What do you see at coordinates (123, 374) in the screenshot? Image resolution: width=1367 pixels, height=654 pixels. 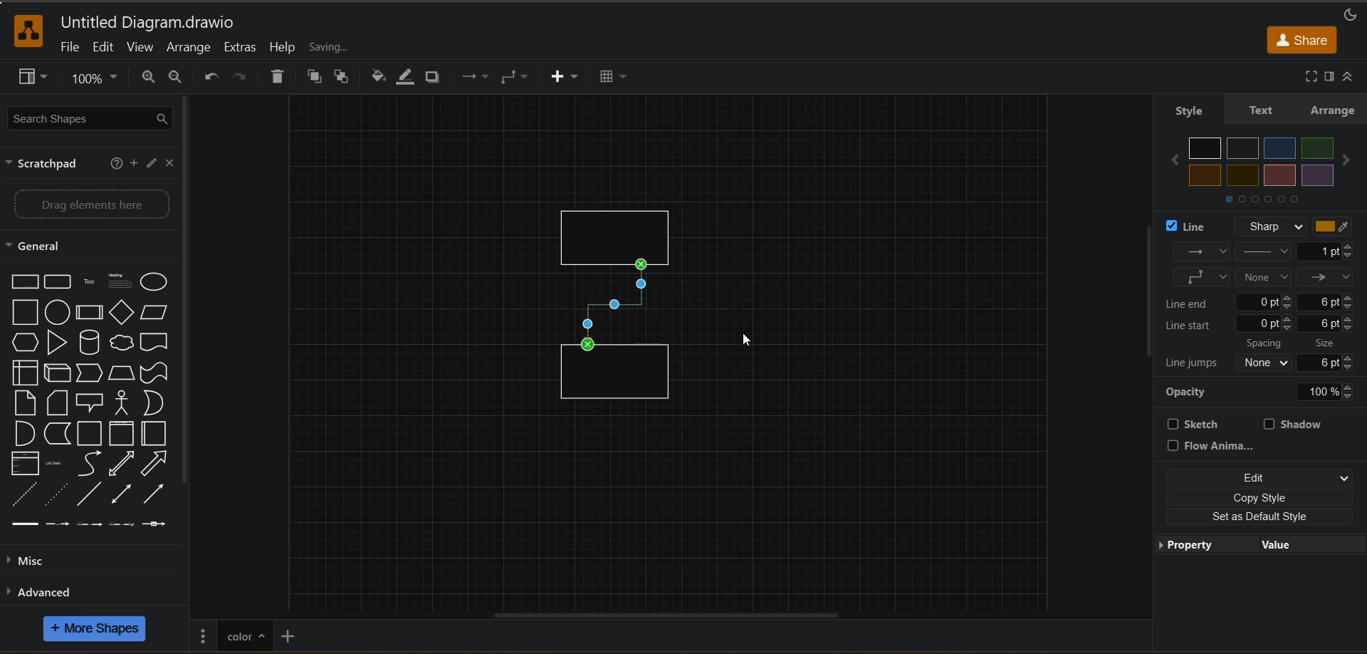 I see `Trapezoid` at bounding box center [123, 374].